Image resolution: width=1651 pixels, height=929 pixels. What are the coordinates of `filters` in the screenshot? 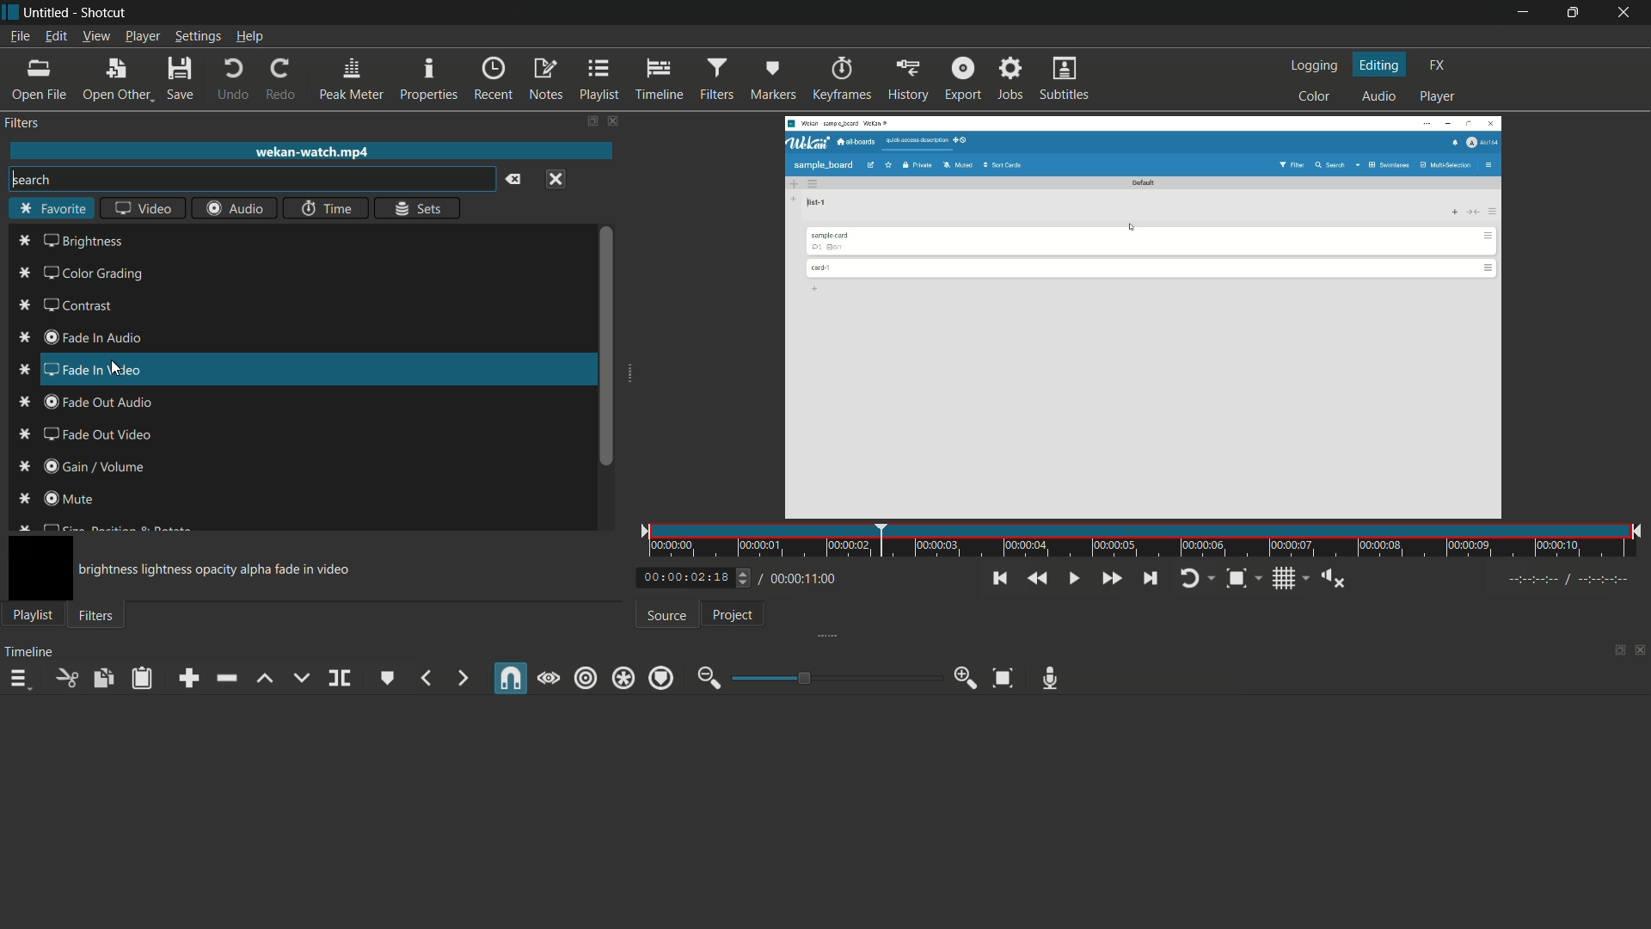 It's located at (22, 123).